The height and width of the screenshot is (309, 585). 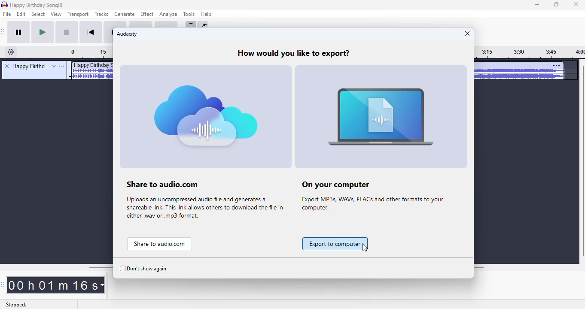 What do you see at coordinates (537, 5) in the screenshot?
I see `minimize` at bounding box center [537, 5].